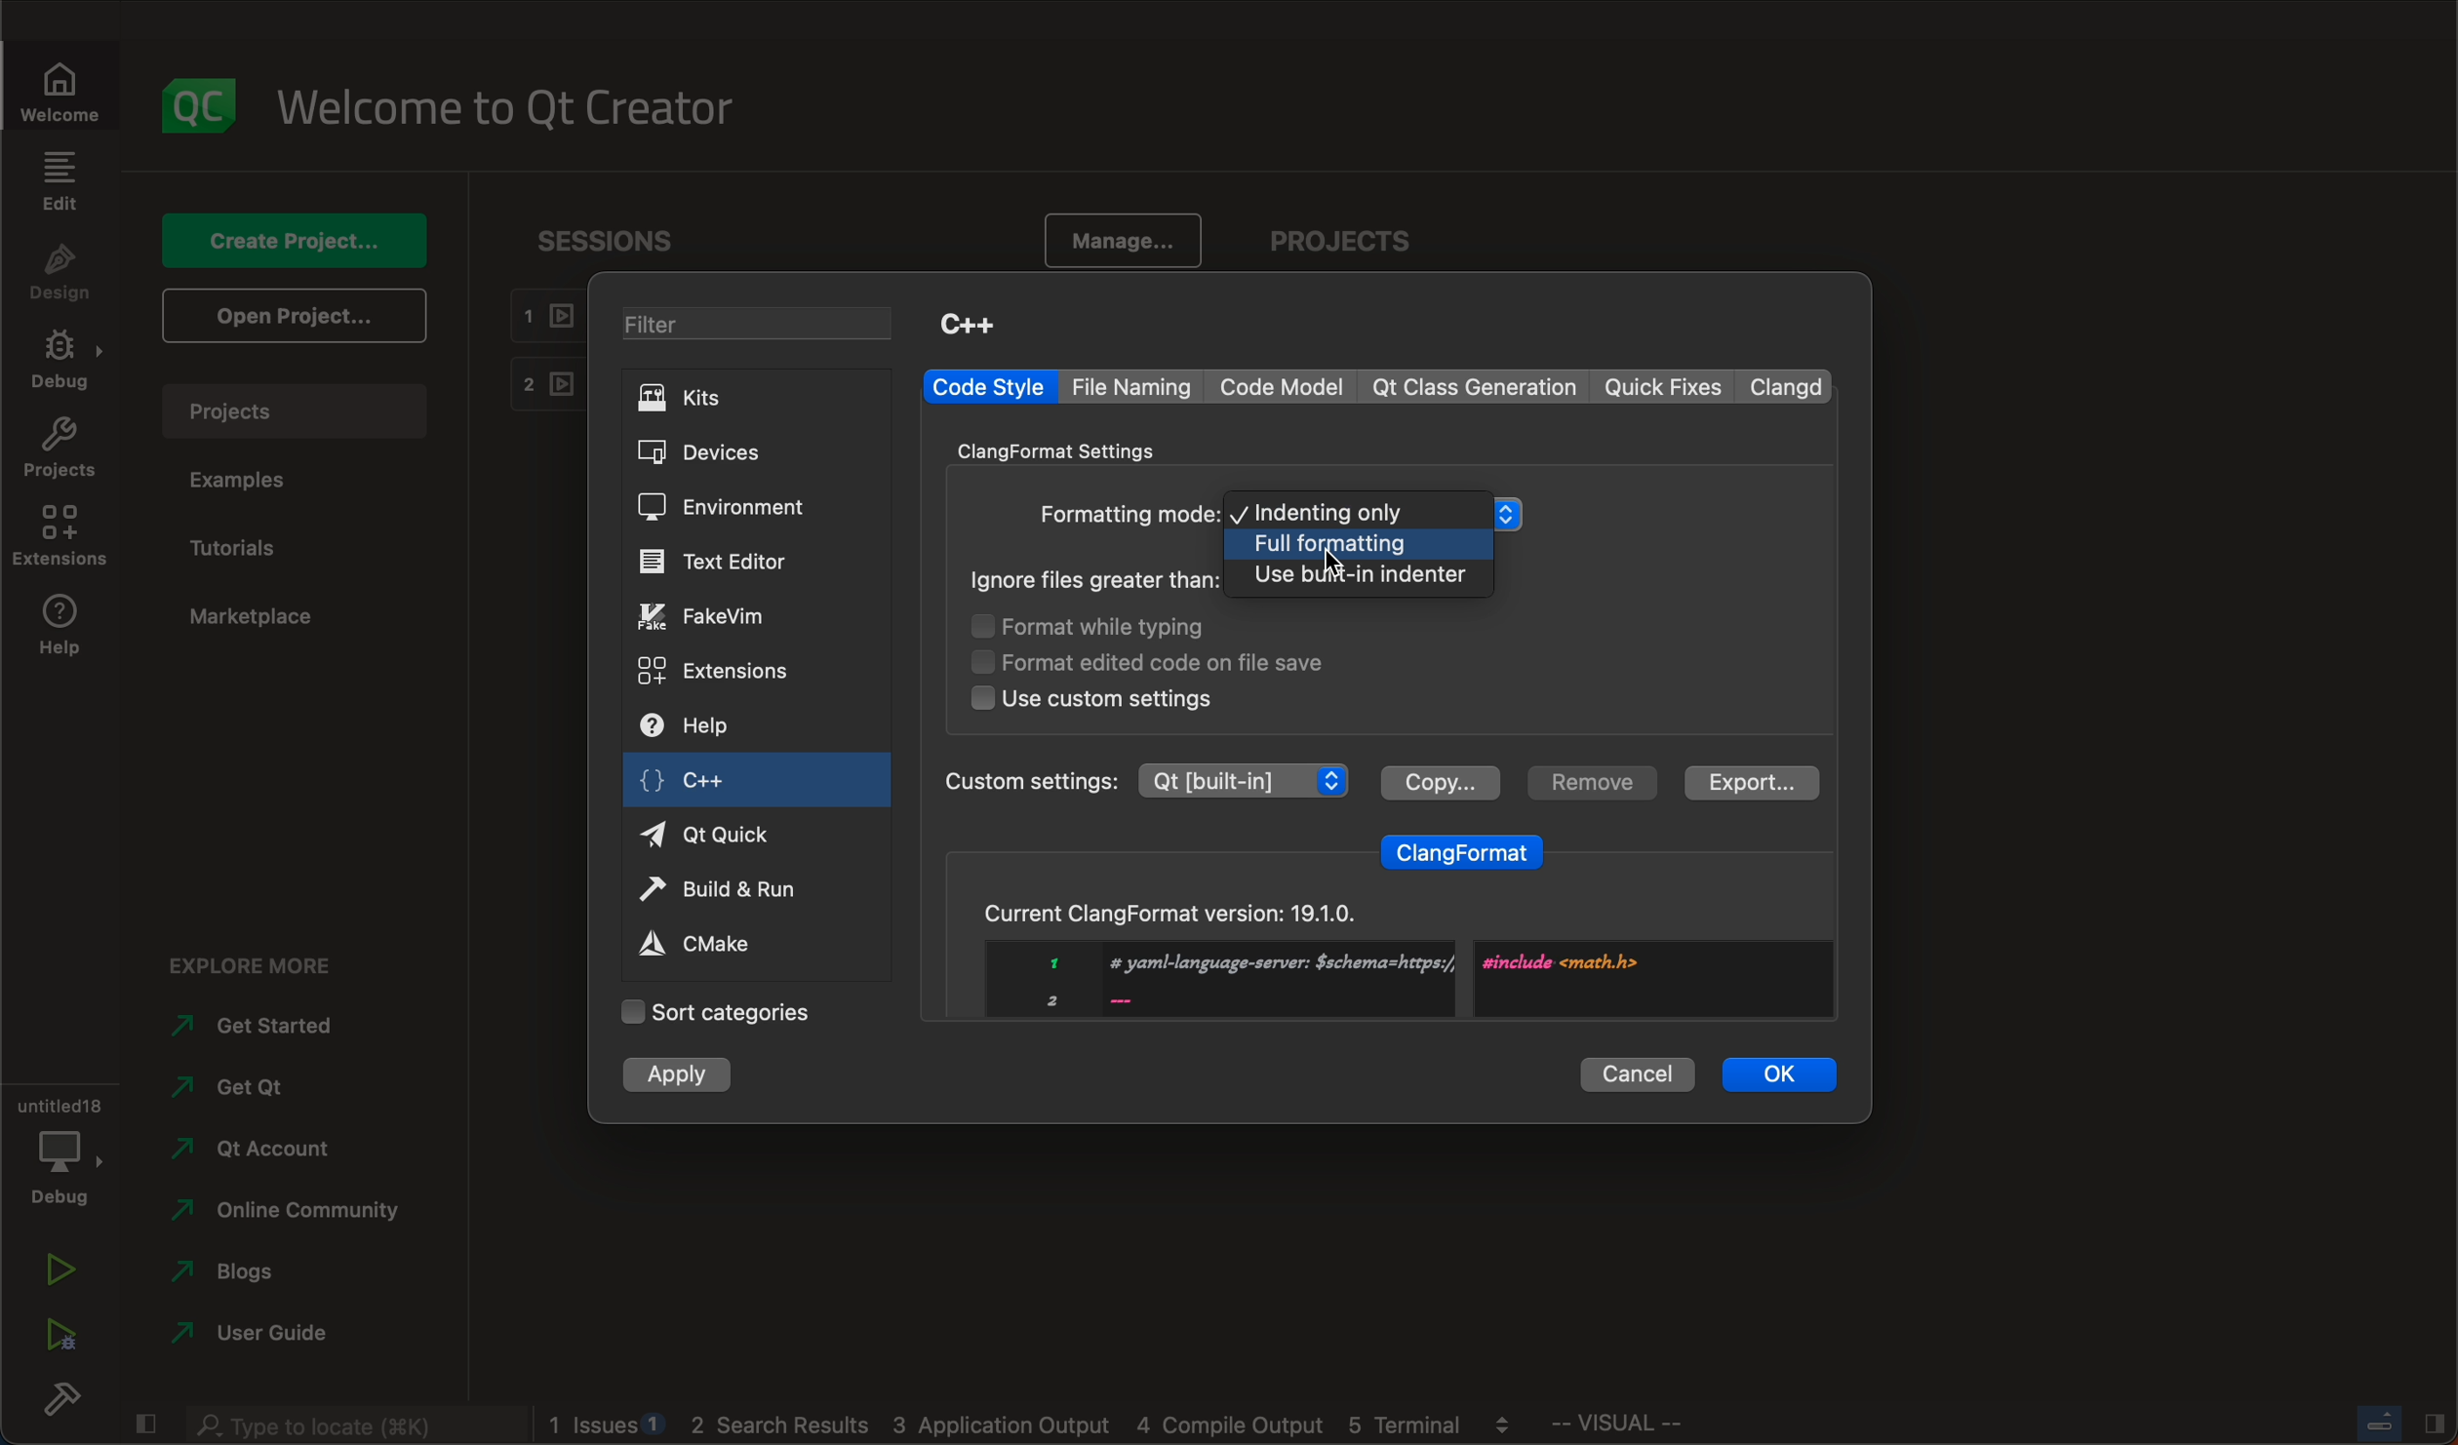  I want to click on Formatting mode, so click(1129, 516).